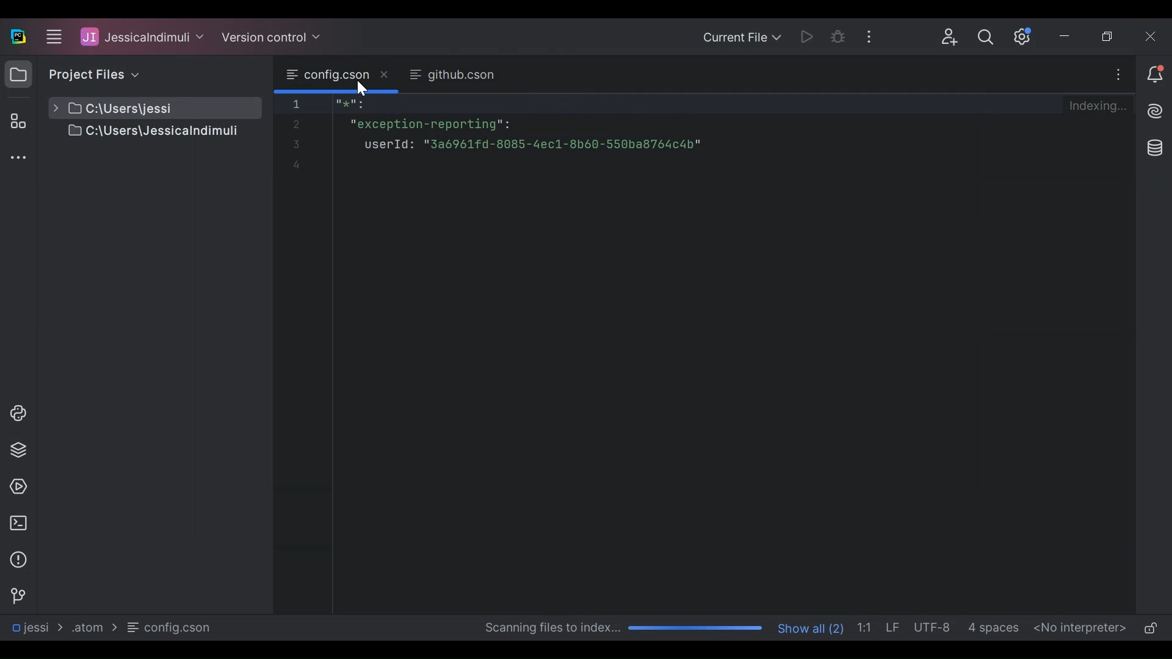 This screenshot has height=659, width=1172. What do you see at coordinates (1110, 36) in the screenshot?
I see `Restore` at bounding box center [1110, 36].